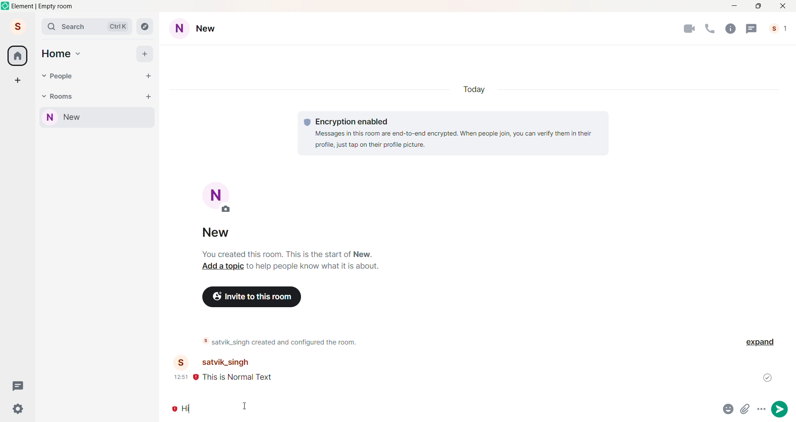  What do you see at coordinates (745, 409) in the screenshot?
I see `attachments` at bounding box center [745, 409].